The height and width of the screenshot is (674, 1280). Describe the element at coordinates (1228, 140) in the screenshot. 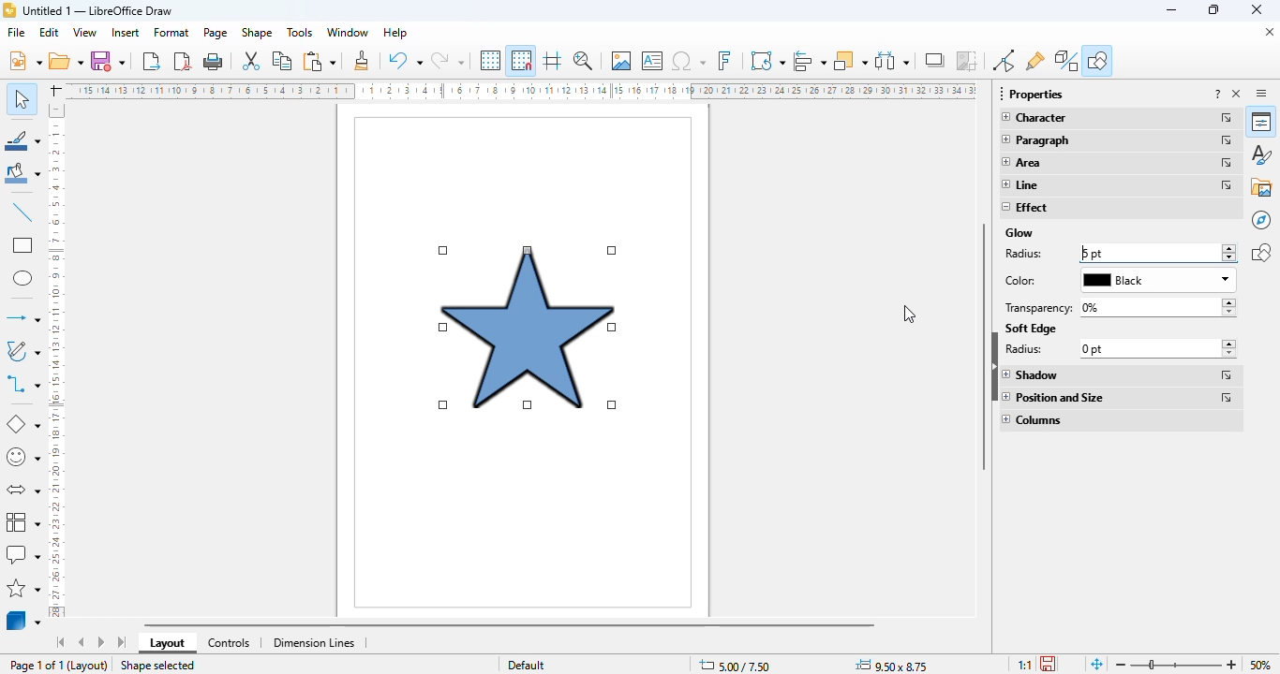

I see `more options` at that location.